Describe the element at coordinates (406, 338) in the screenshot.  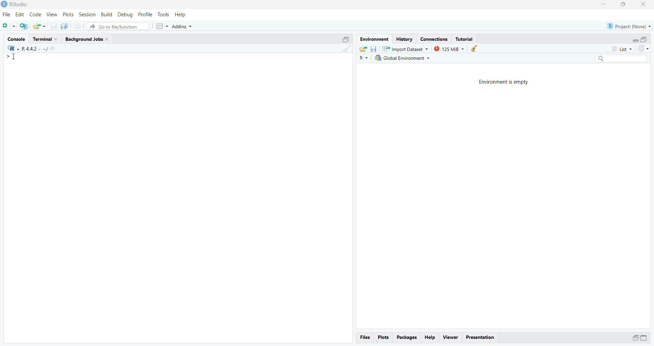
I see `packages` at that location.